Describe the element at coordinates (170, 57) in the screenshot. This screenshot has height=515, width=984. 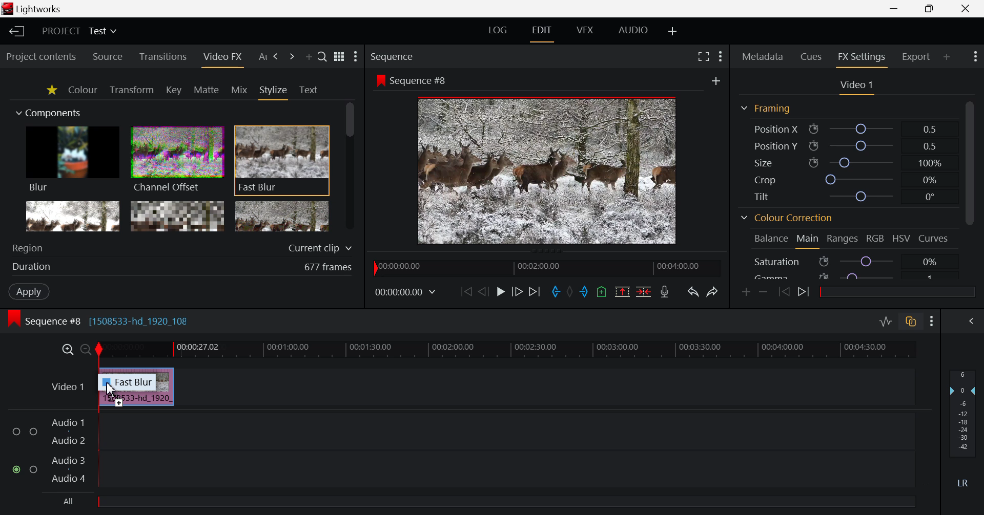
I see `Transitions` at that location.